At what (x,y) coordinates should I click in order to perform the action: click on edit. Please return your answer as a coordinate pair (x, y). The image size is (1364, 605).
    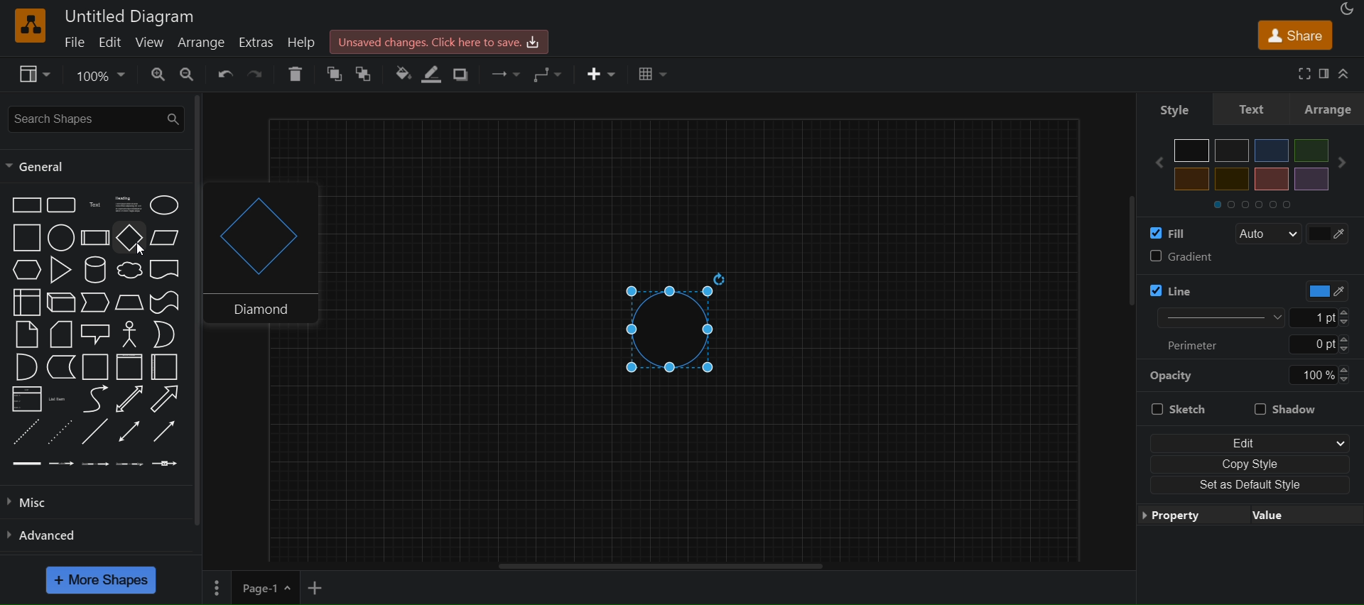
    Looking at the image, I should click on (1249, 439).